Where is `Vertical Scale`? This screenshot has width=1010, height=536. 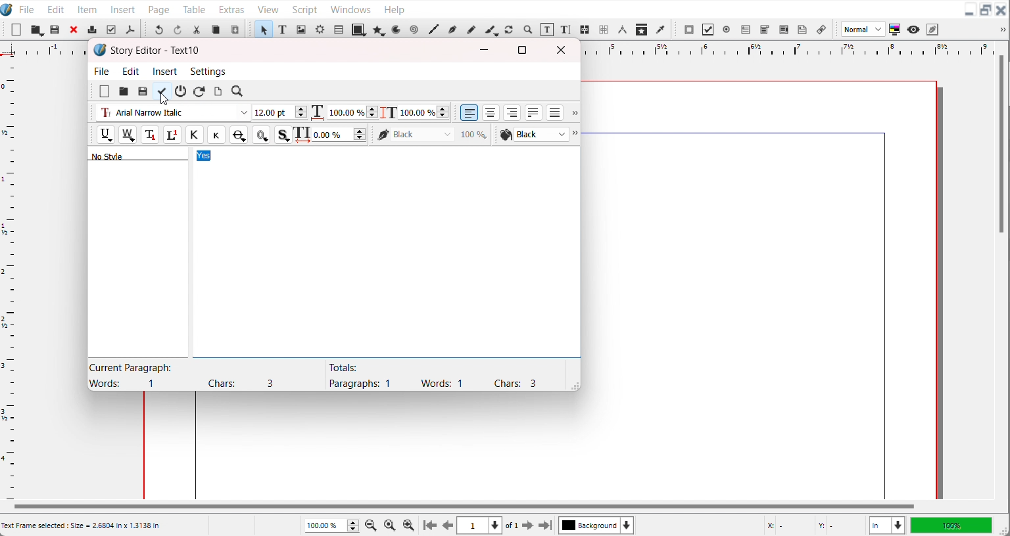 Vertical Scale is located at coordinates (9, 276).